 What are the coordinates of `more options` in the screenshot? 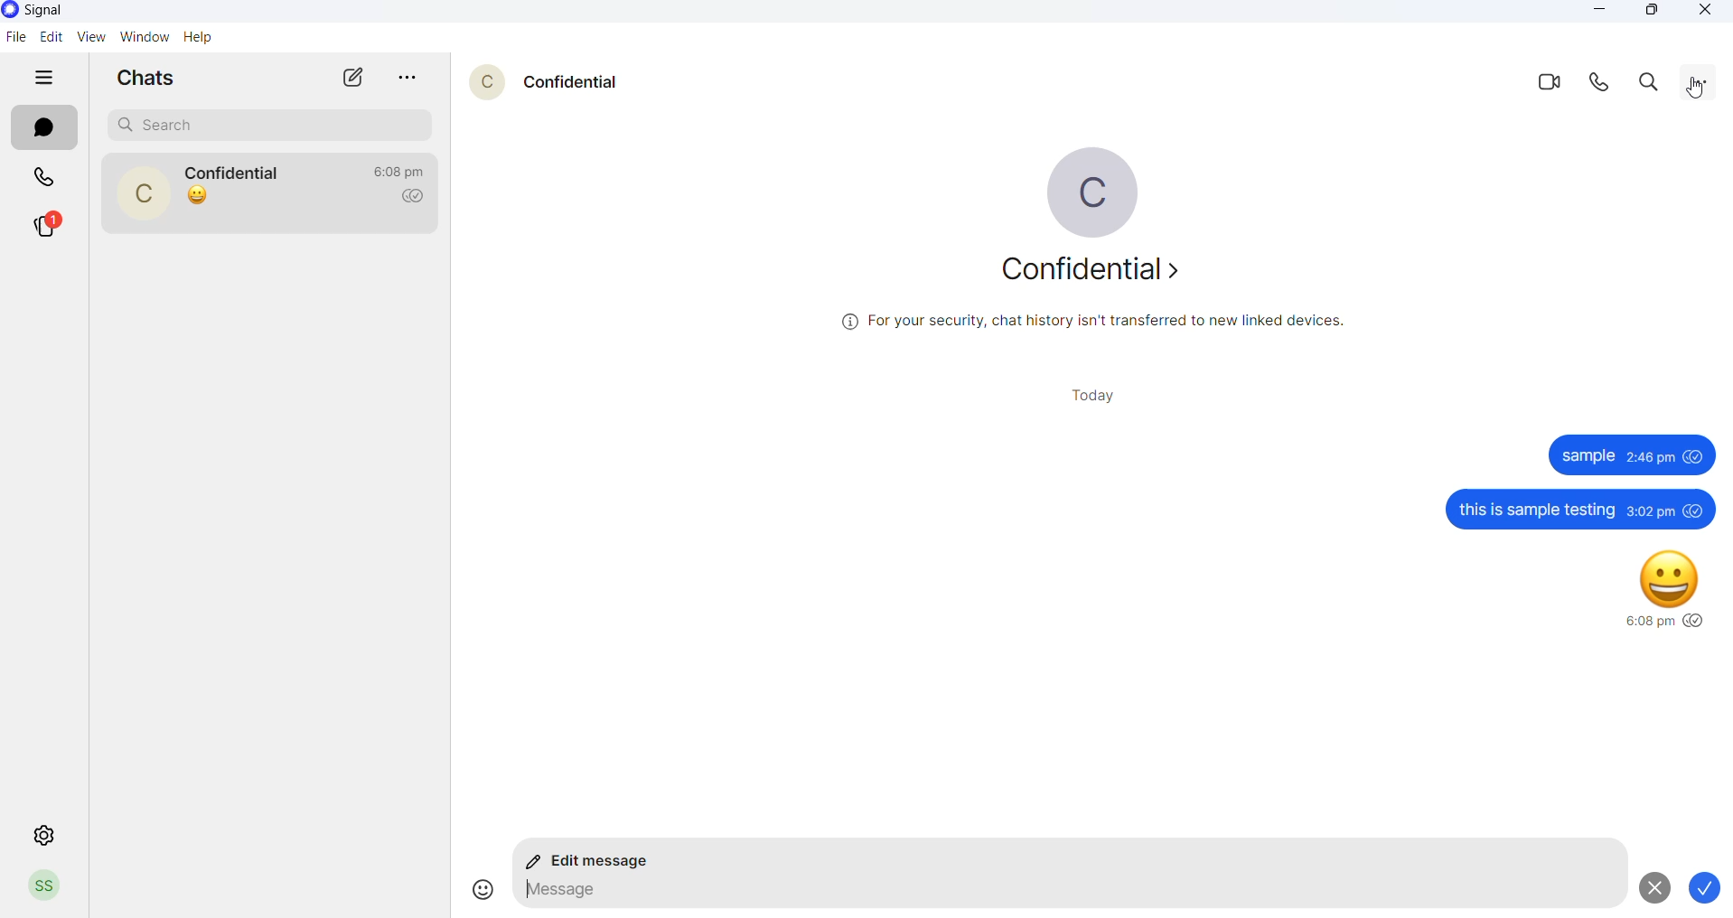 It's located at (1699, 82).